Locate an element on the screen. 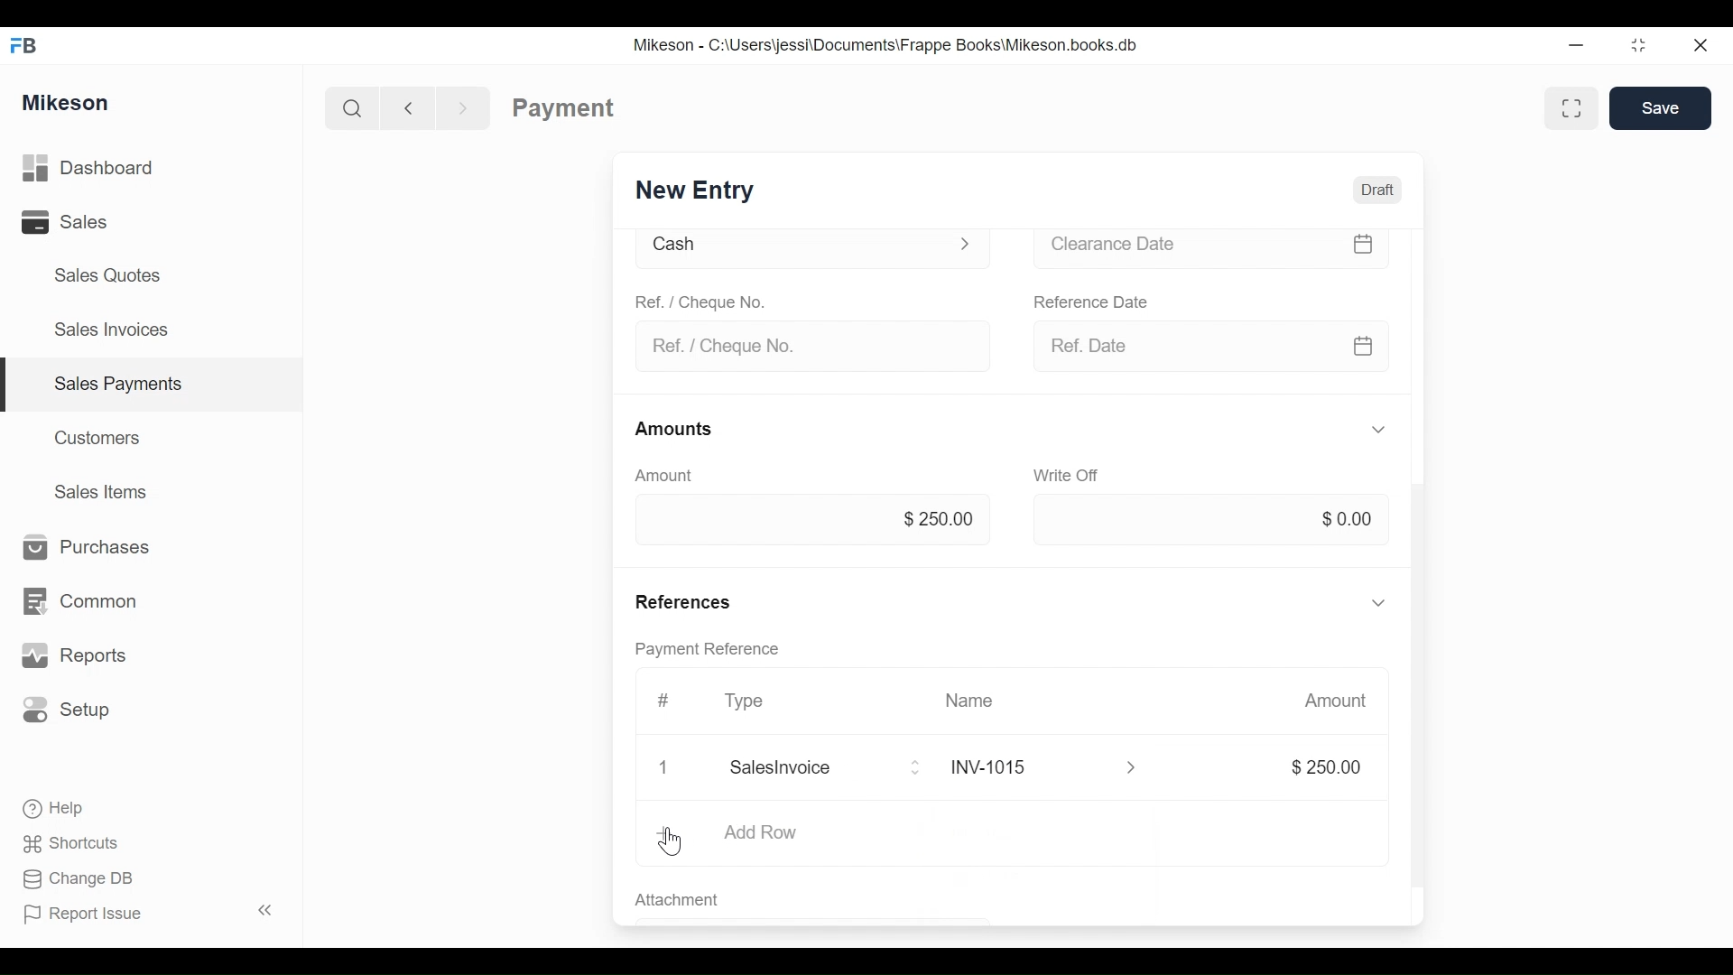 Image resolution: width=1733 pixels, height=975 pixels. Ref. / Cheque No. is located at coordinates (707, 304).